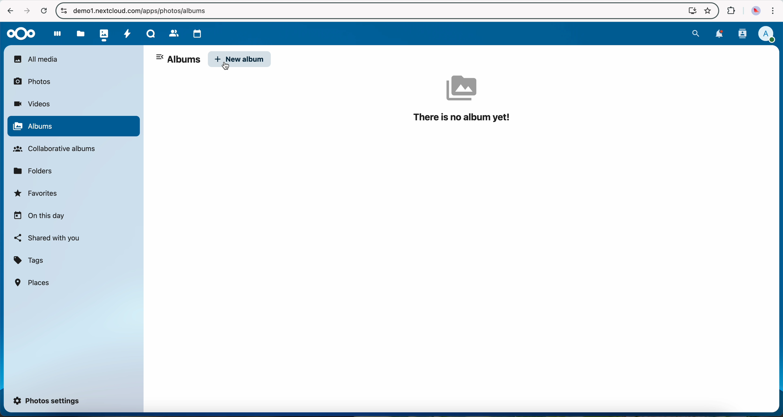  What do you see at coordinates (754, 11) in the screenshot?
I see `profile picture` at bounding box center [754, 11].